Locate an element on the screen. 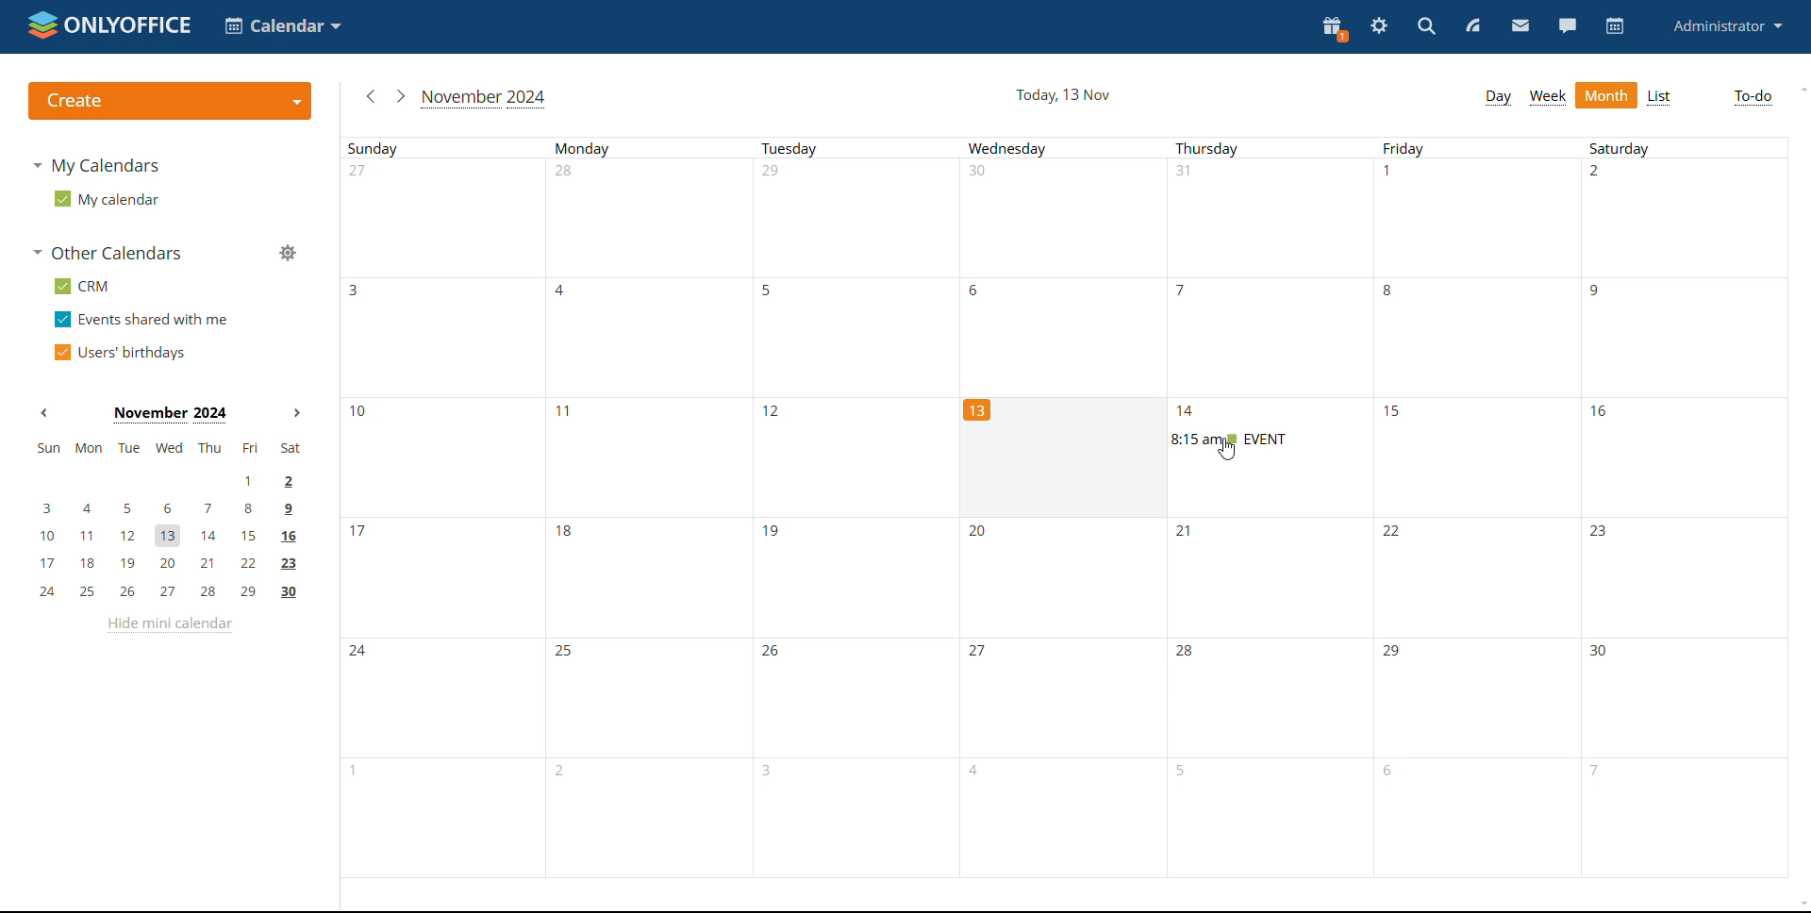  search is located at coordinates (1429, 27).